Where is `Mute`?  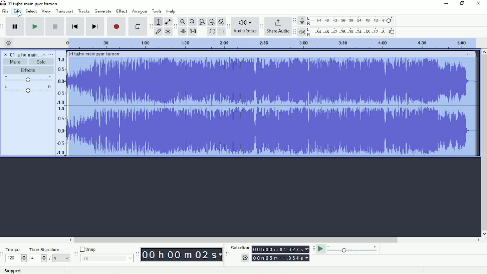
Mute is located at coordinates (16, 62).